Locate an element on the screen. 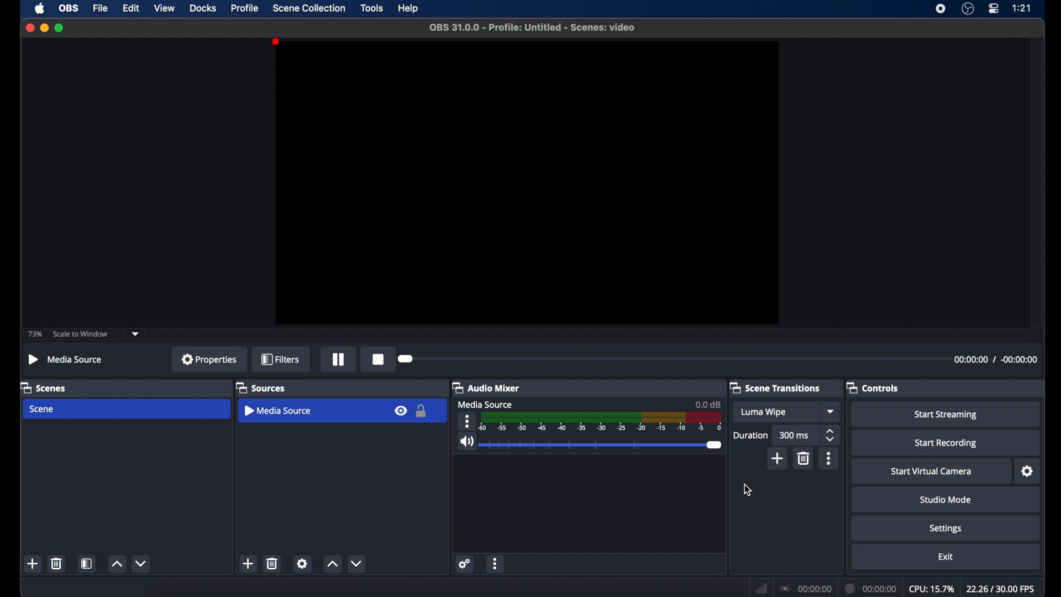 This screenshot has height=597, width=1061. profile is located at coordinates (245, 8).